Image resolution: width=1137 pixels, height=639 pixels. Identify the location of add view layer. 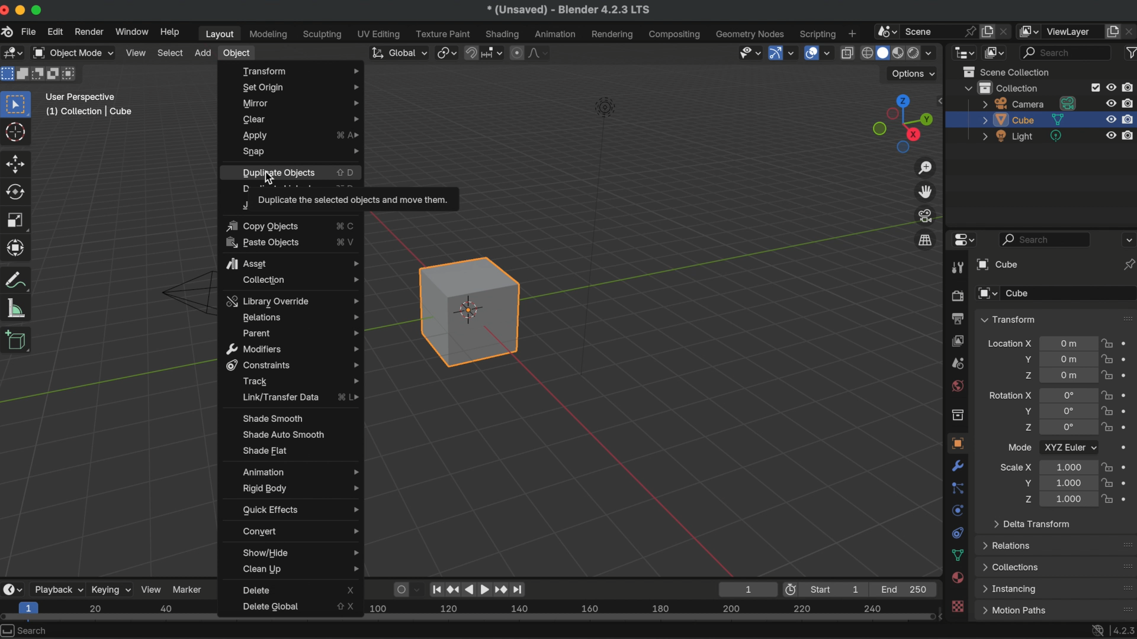
(1113, 30).